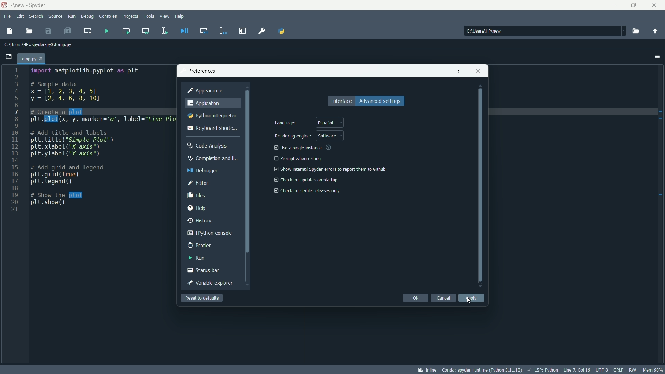  What do you see at coordinates (275, 158) in the screenshot?
I see `check box` at bounding box center [275, 158].